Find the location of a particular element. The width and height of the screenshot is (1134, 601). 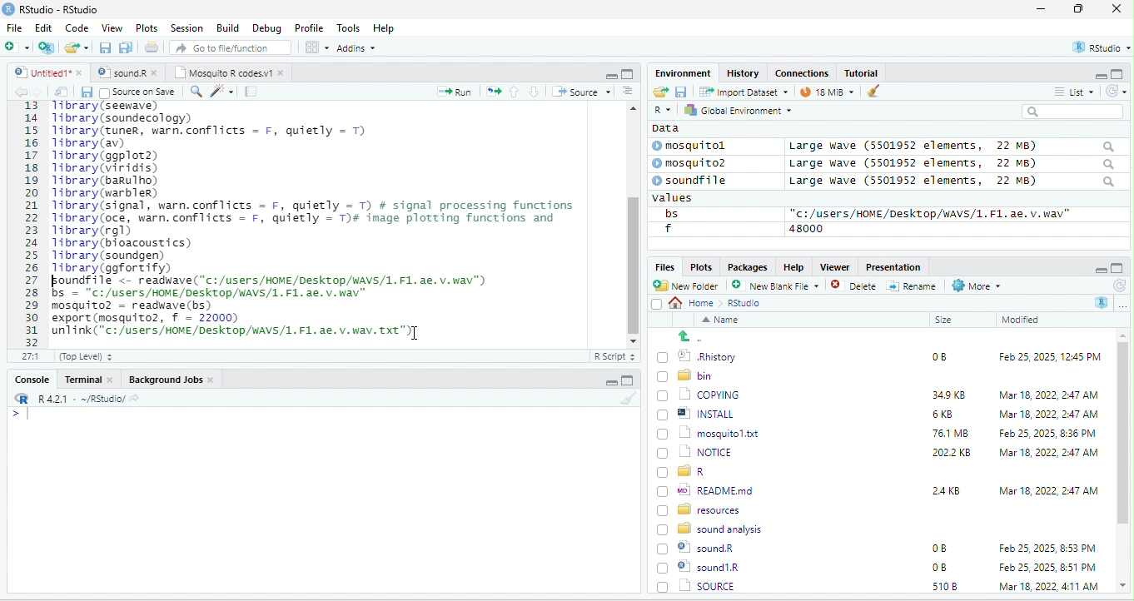

Adonns  is located at coordinates (356, 51).